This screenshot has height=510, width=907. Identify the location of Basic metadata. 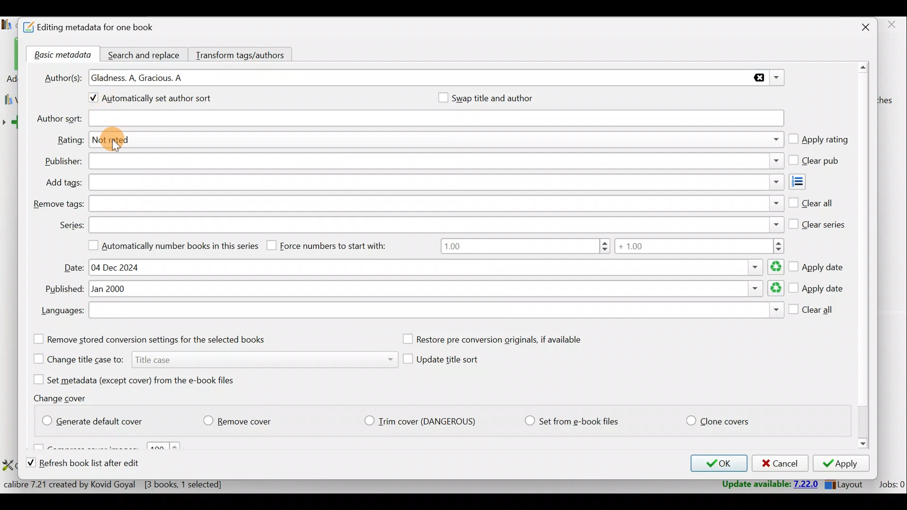
(60, 55).